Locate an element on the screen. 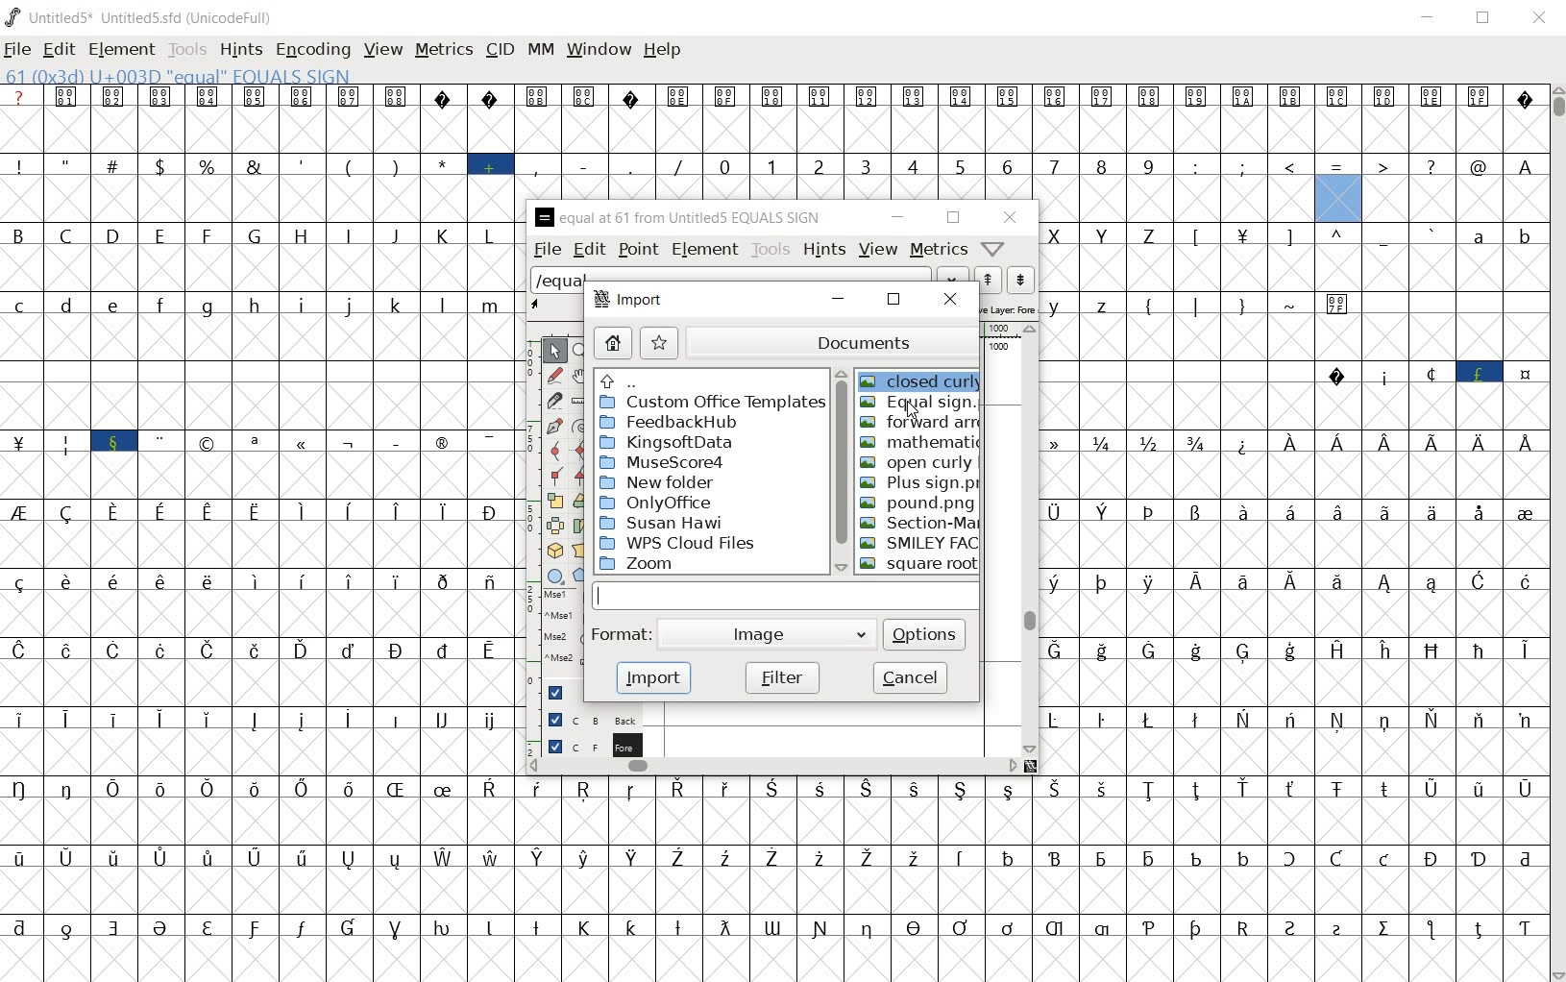  glyphs is located at coordinates (259, 525).